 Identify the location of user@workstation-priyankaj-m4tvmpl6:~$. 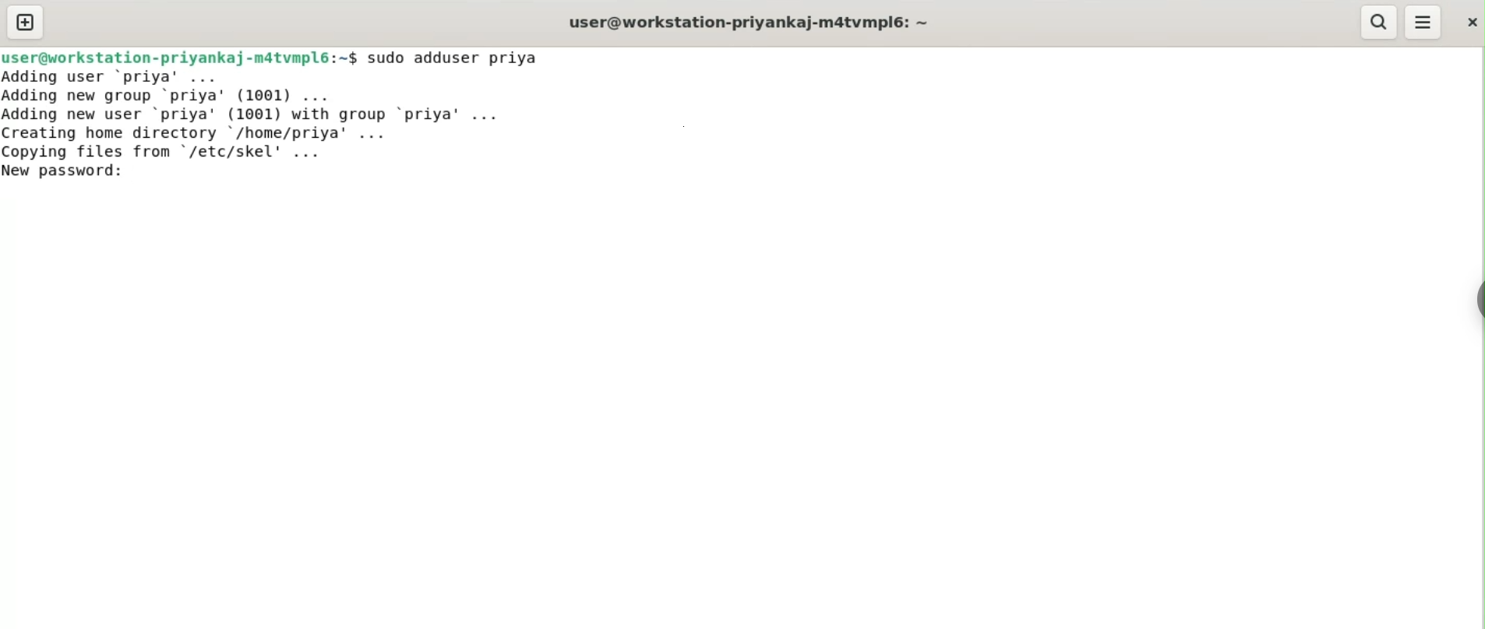
(179, 55).